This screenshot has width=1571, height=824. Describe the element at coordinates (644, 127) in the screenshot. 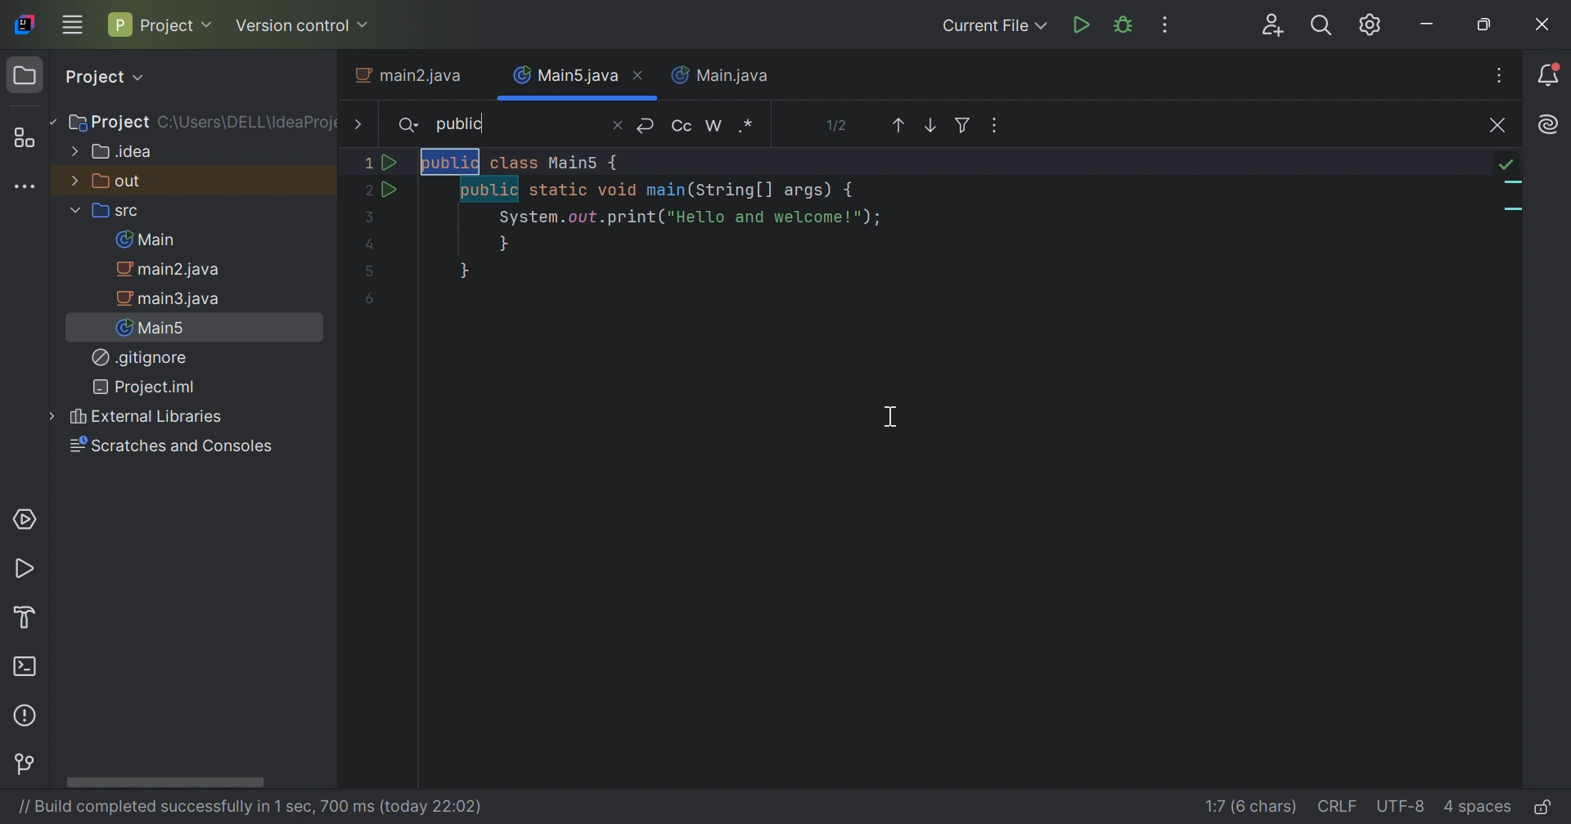

I see `New line` at that location.